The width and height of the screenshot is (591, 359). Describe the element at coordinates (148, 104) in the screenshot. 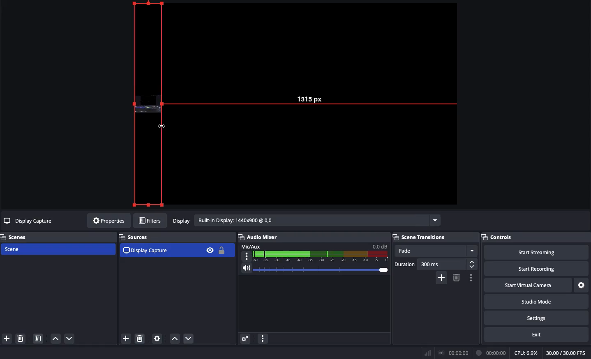

I see `Drag` at that location.